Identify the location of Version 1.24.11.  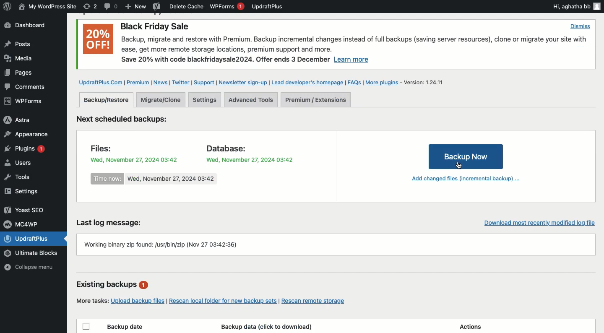
(424, 82).